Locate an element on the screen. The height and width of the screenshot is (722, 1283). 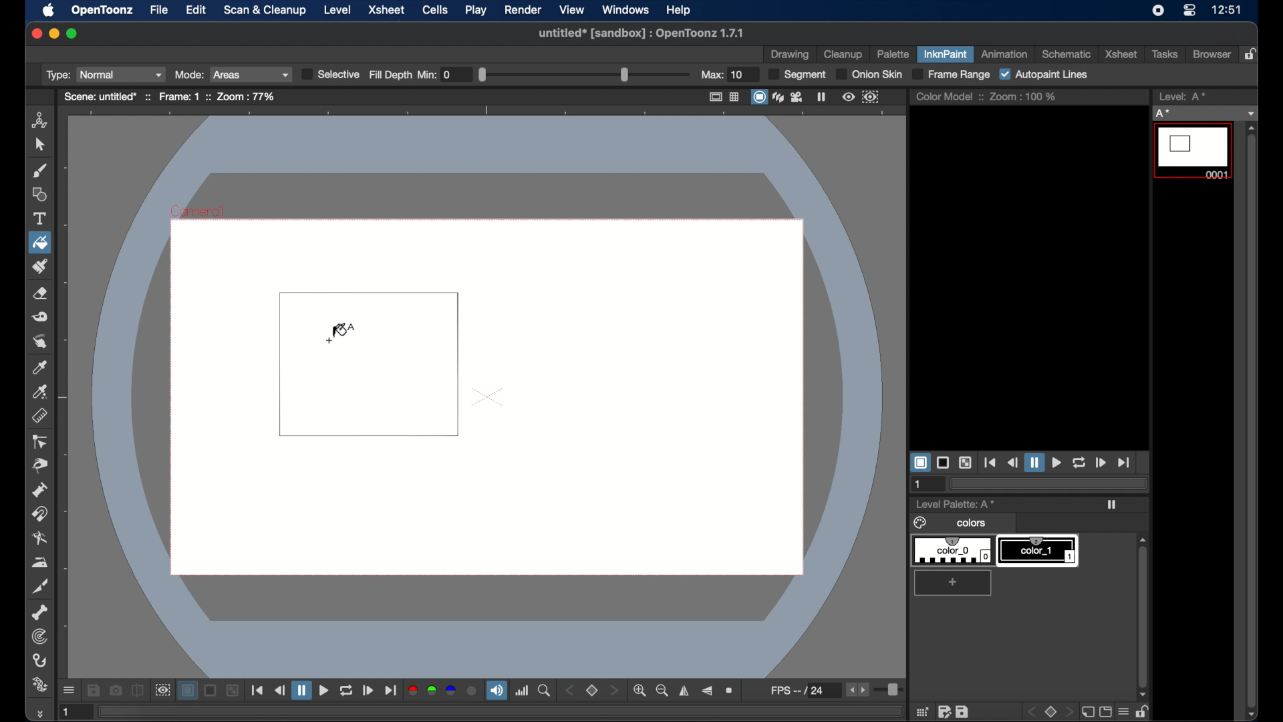
tasks is located at coordinates (1164, 54).